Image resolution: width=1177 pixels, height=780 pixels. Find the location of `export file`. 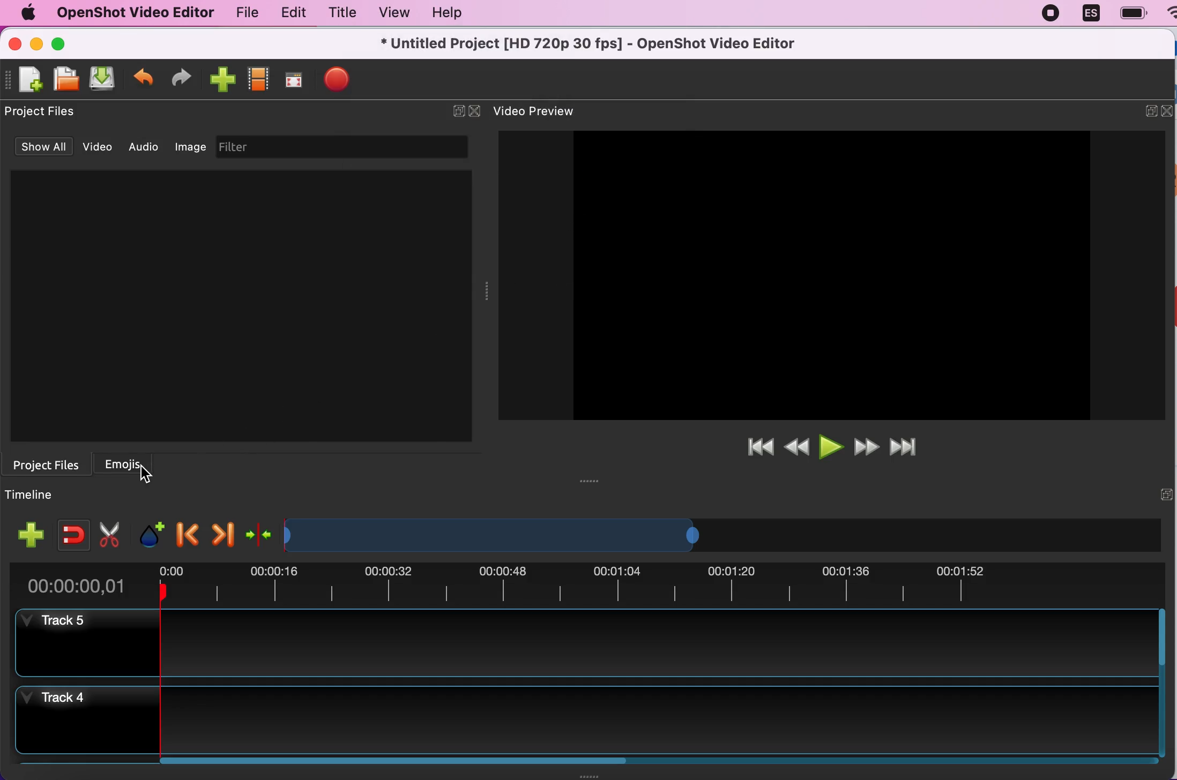

export file is located at coordinates (337, 80).